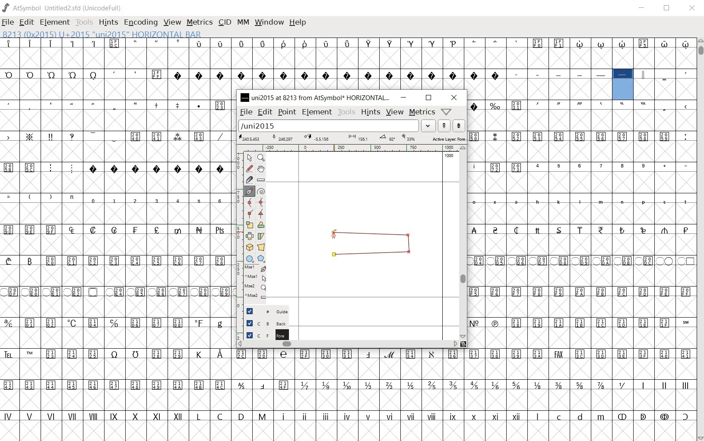 The width and height of the screenshot is (704, 441). I want to click on VIEW, so click(172, 23).